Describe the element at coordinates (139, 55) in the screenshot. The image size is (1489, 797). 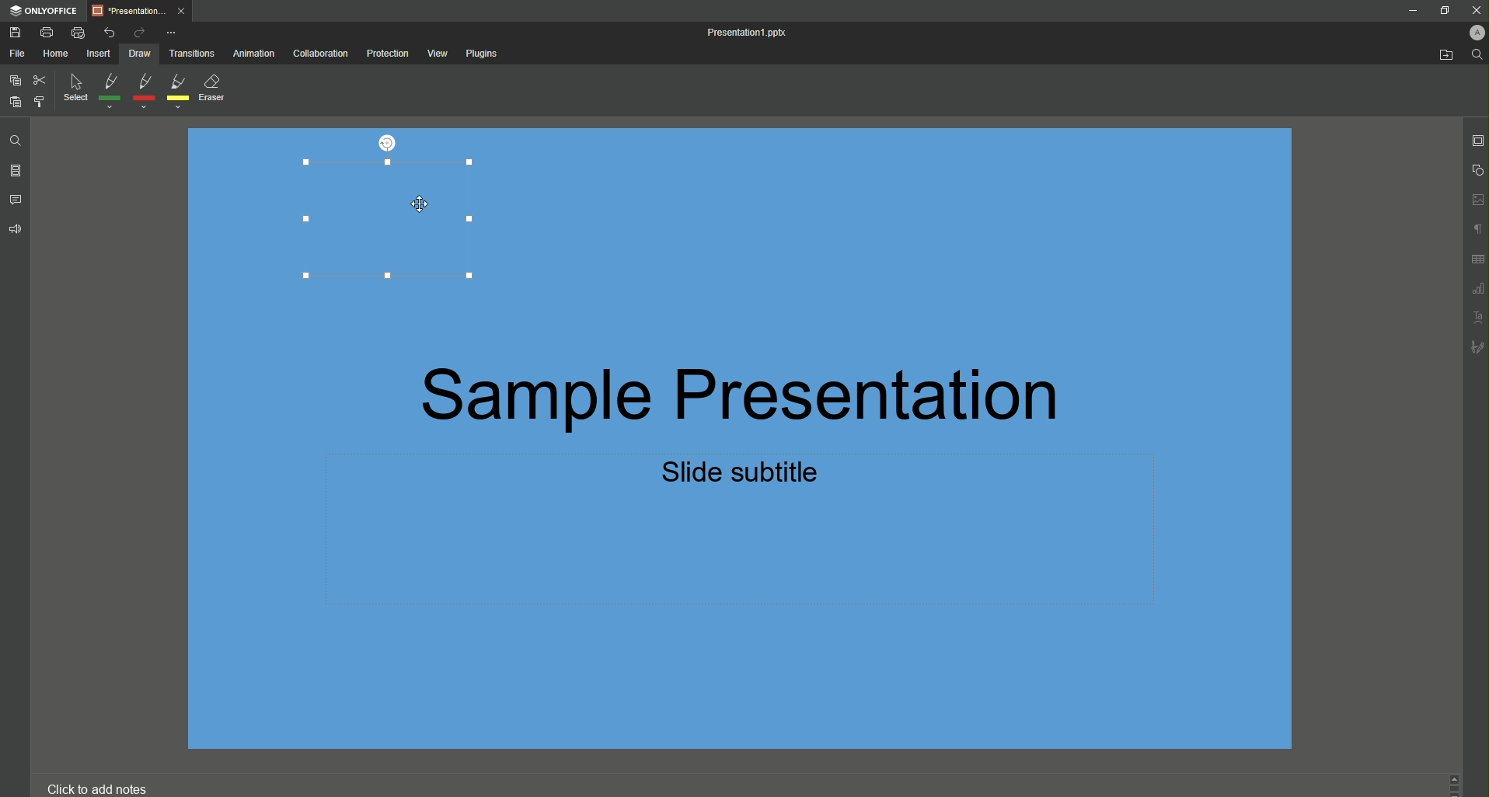
I see `Draw` at that location.